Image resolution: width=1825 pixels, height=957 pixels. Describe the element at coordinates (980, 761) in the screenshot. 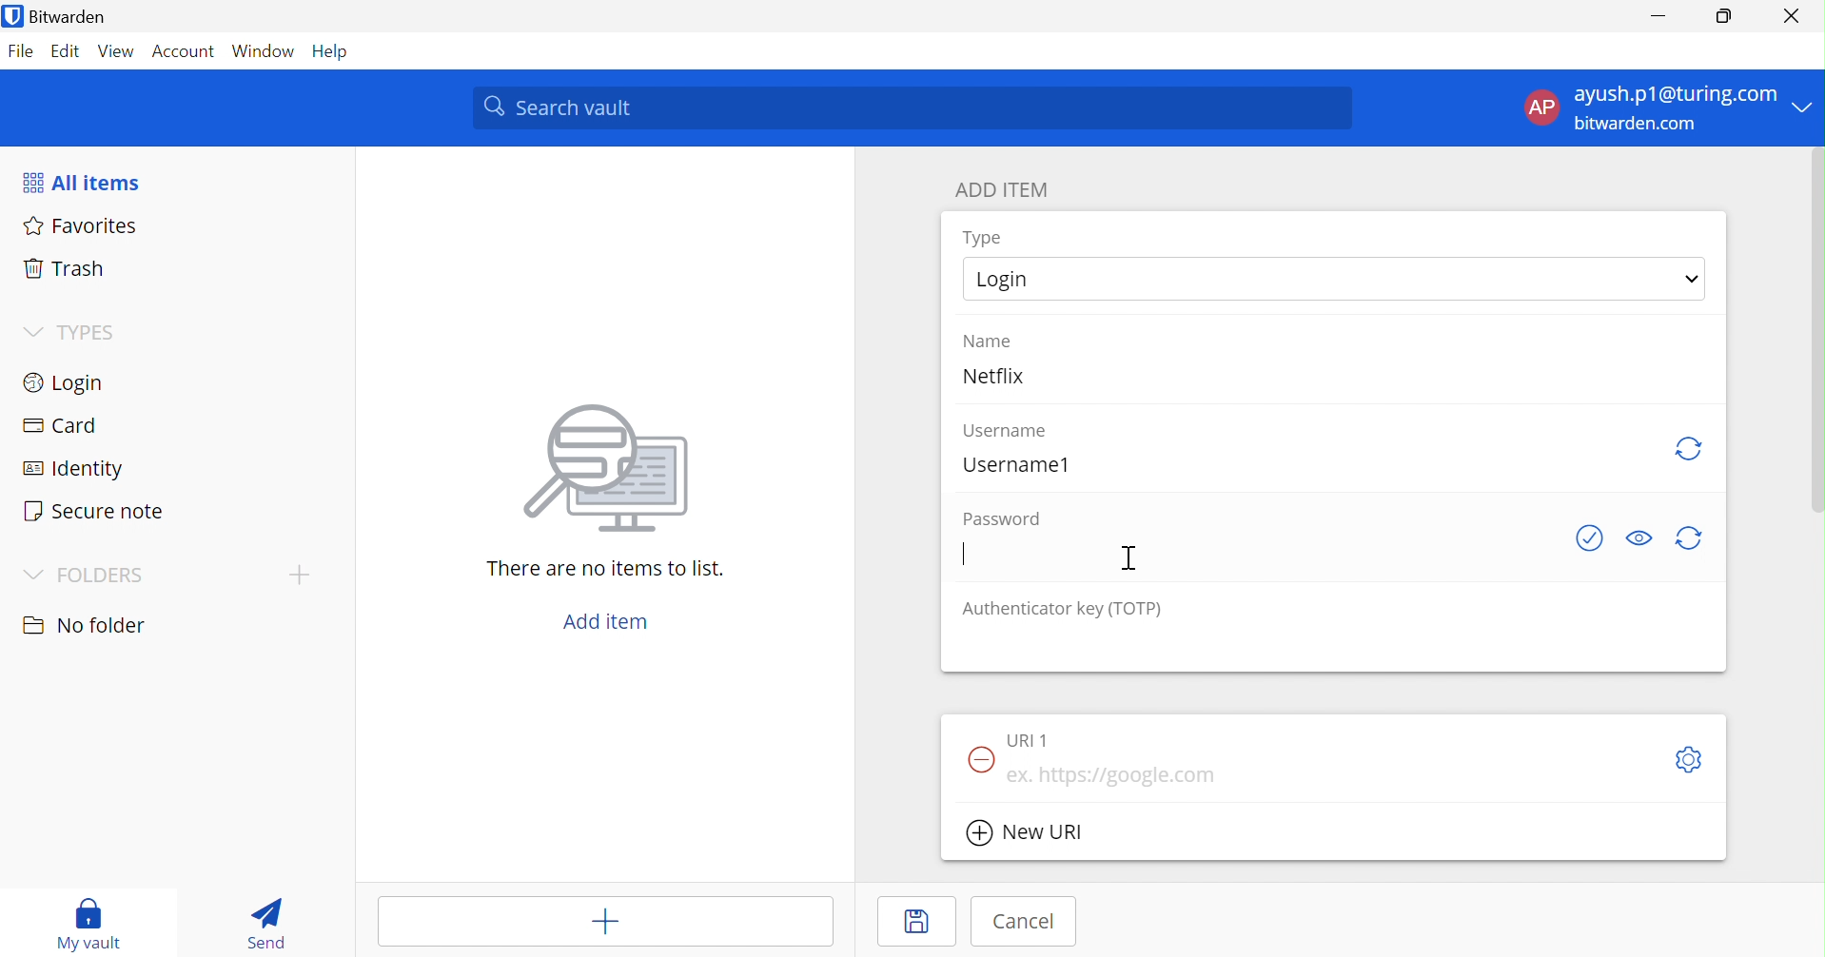

I see `Remove` at that location.